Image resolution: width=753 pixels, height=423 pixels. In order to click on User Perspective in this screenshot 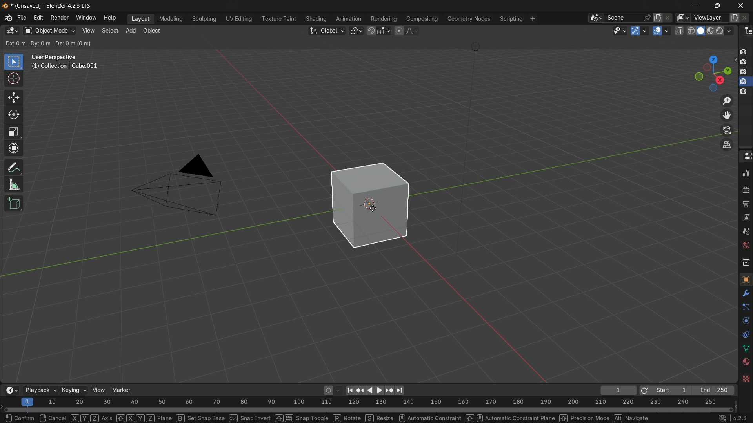, I will do `click(67, 63)`.